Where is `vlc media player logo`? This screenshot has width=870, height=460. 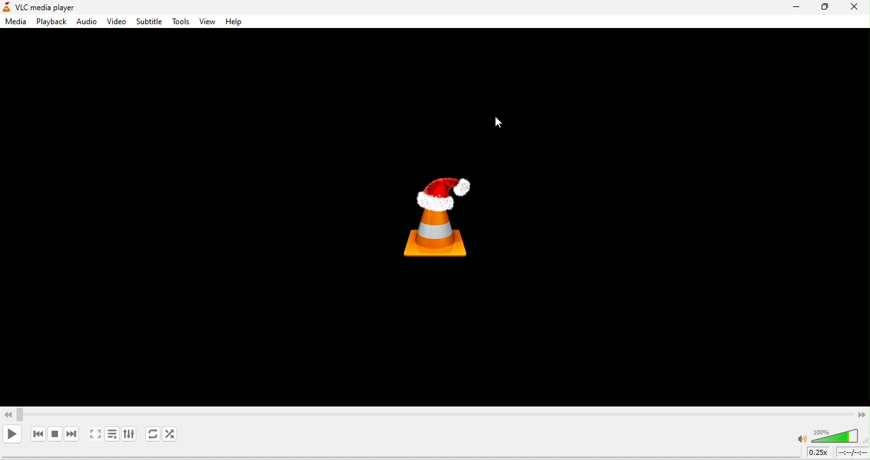 vlc media player logo is located at coordinates (439, 220).